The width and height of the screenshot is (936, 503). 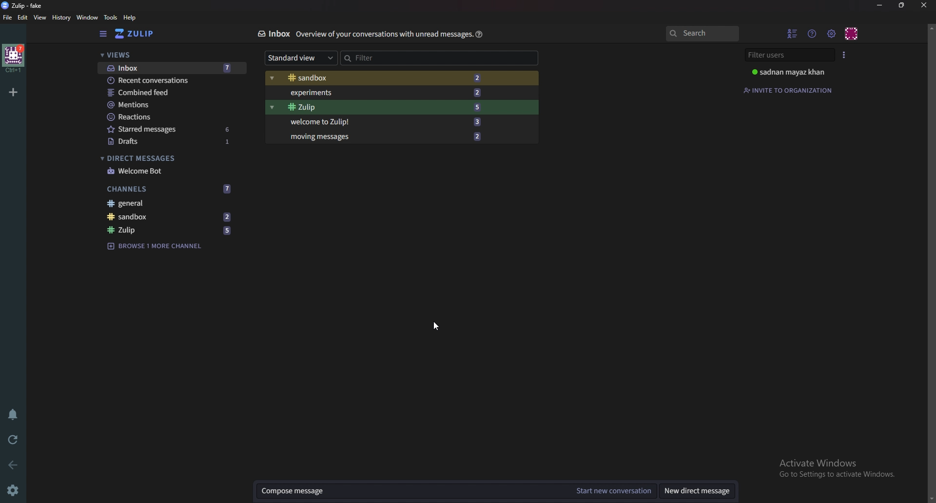 What do you see at coordinates (164, 92) in the screenshot?
I see `Combined feed` at bounding box center [164, 92].